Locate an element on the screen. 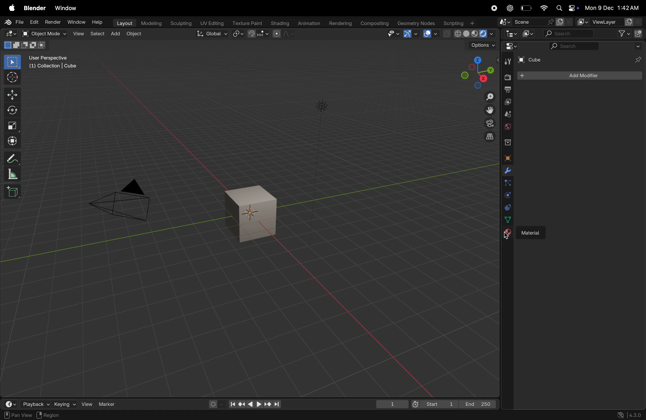 The image size is (646, 420). select box is located at coordinates (12, 62).